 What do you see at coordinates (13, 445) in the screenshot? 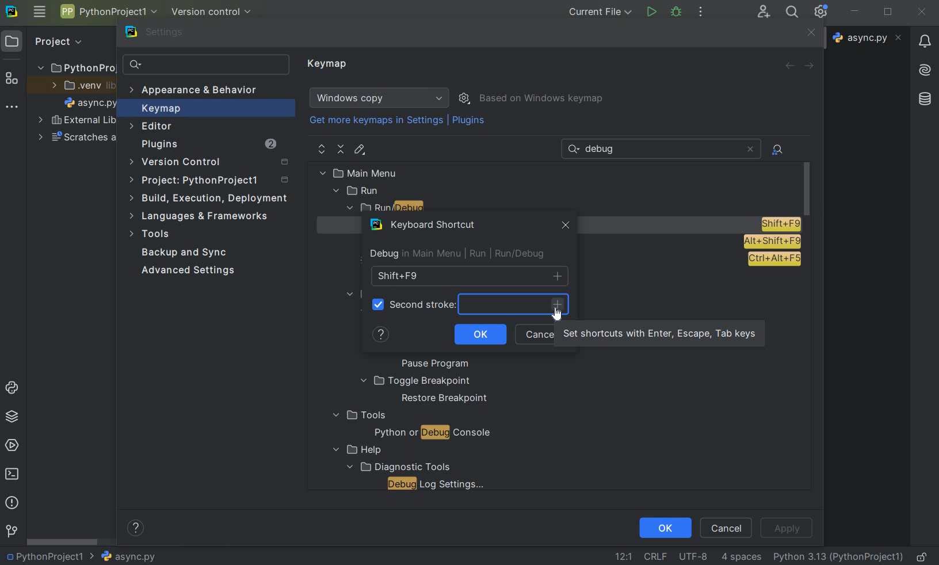
I see `services` at bounding box center [13, 445].